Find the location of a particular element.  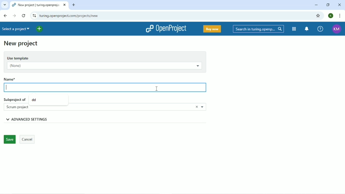

Search in turing.openproject is located at coordinates (258, 29).